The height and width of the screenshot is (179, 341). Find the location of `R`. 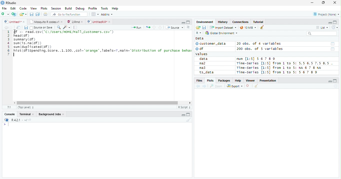

R is located at coordinates (6, 120).